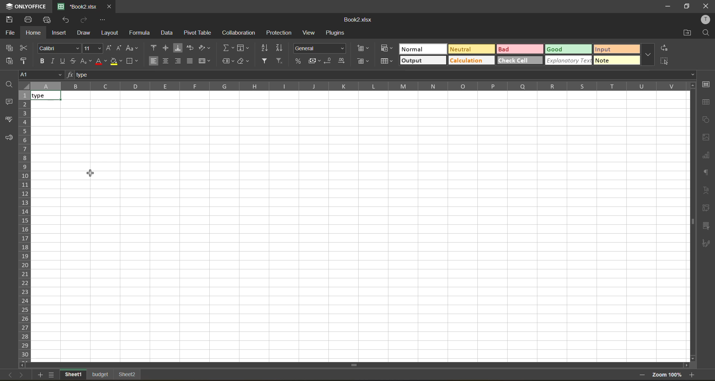 The width and height of the screenshot is (715, 381). I want to click on align top, so click(154, 48).